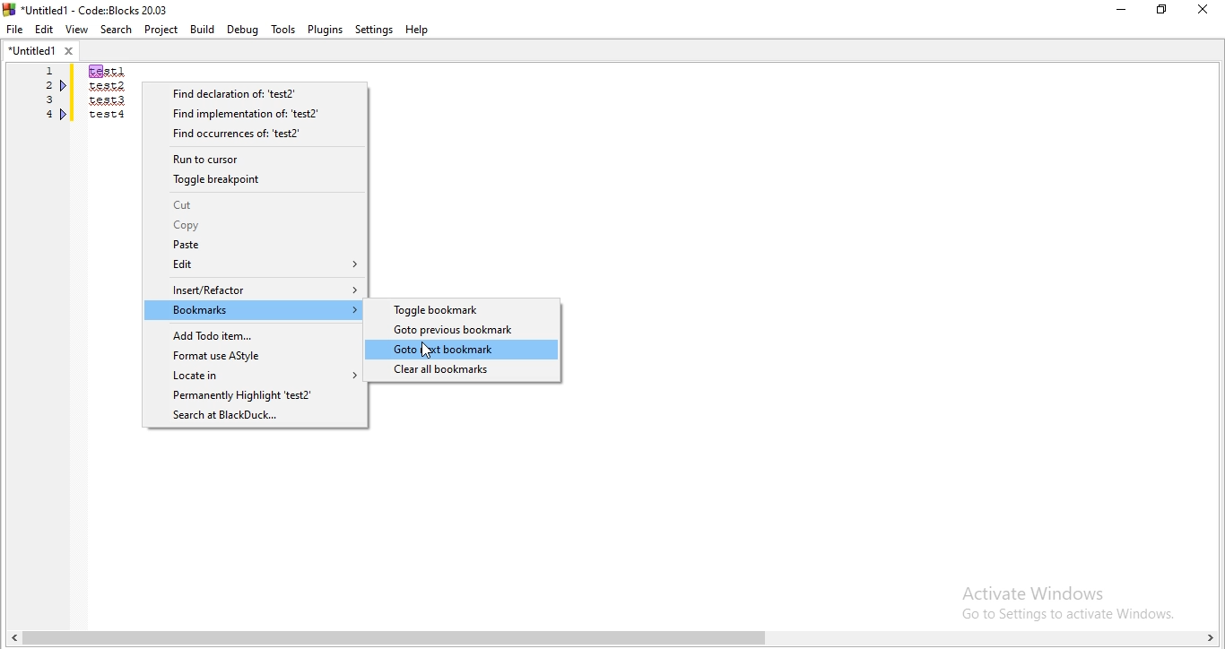 The height and width of the screenshot is (649, 1225). I want to click on Find declaration of: "test2" , so click(257, 93).